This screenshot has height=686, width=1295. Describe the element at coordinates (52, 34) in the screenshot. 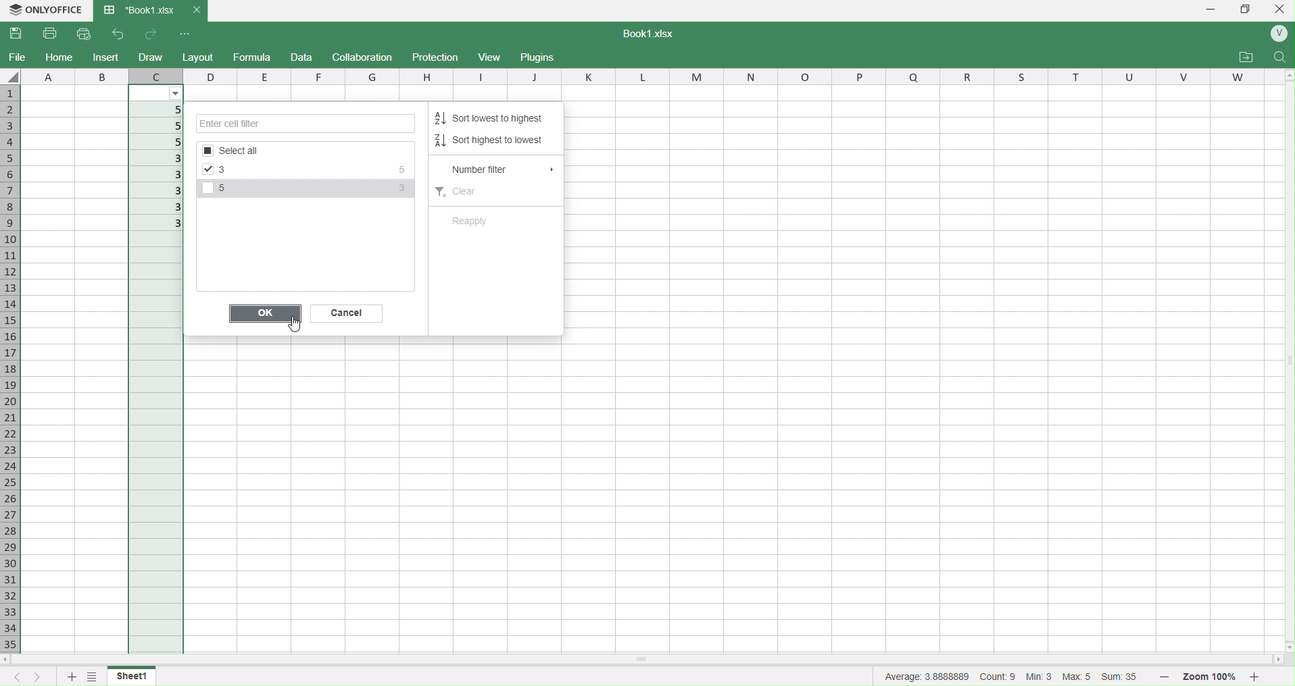

I see `Print File` at that location.